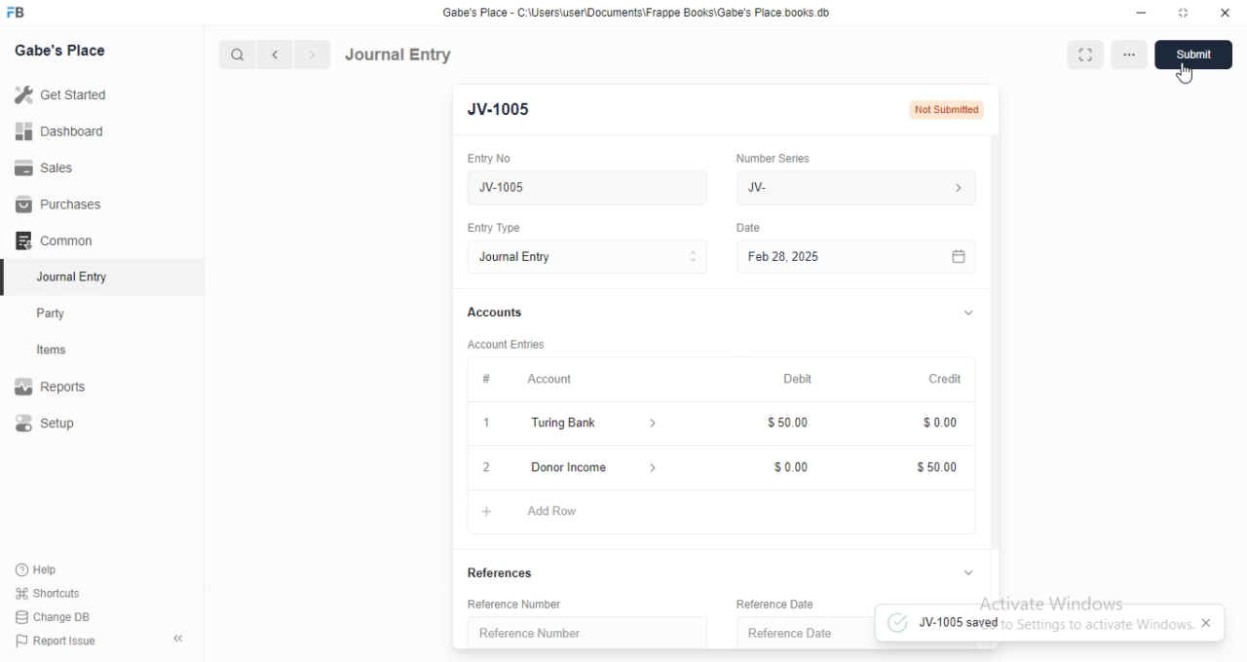 This screenshot has height=662, width=1247. What do you see at coordinates (60, 593) in the screenshot?
I see `‘Shortcuts` at bounding box center [60, 593].